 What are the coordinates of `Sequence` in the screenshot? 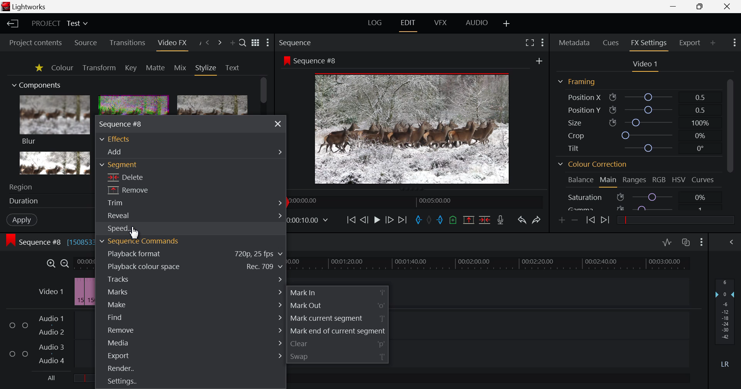 It's located at (310, 42).